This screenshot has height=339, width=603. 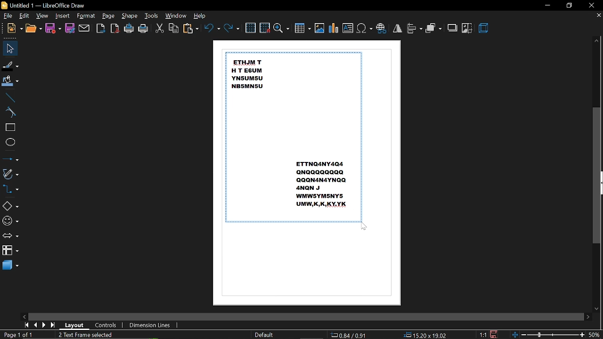 What do you see at coordinates (12, 190) in the screenshot?
I see `connector` at bounding box center [12, 190].